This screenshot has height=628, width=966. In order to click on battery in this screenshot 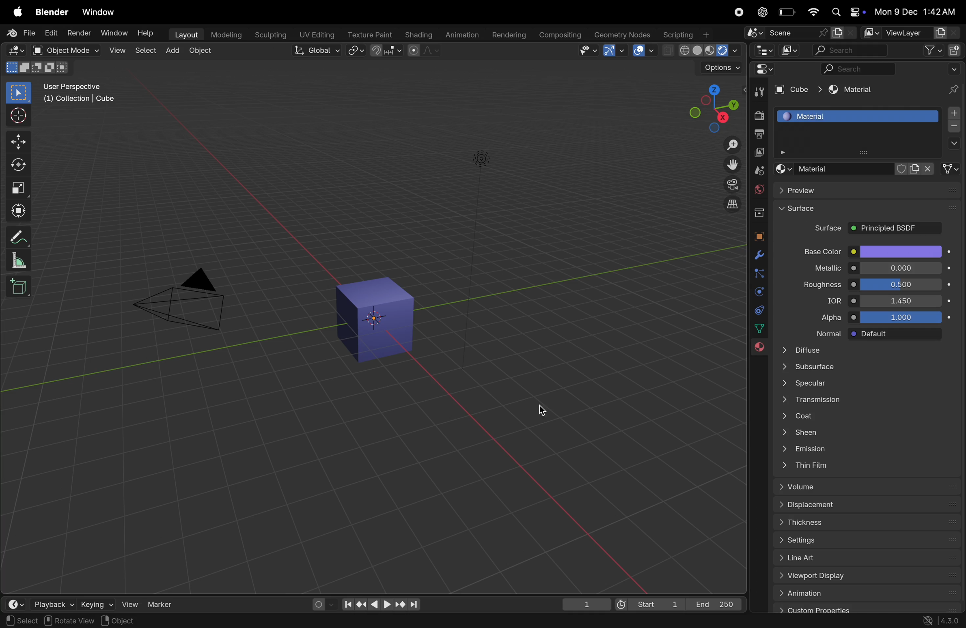, I will do `click(786, 12)`.